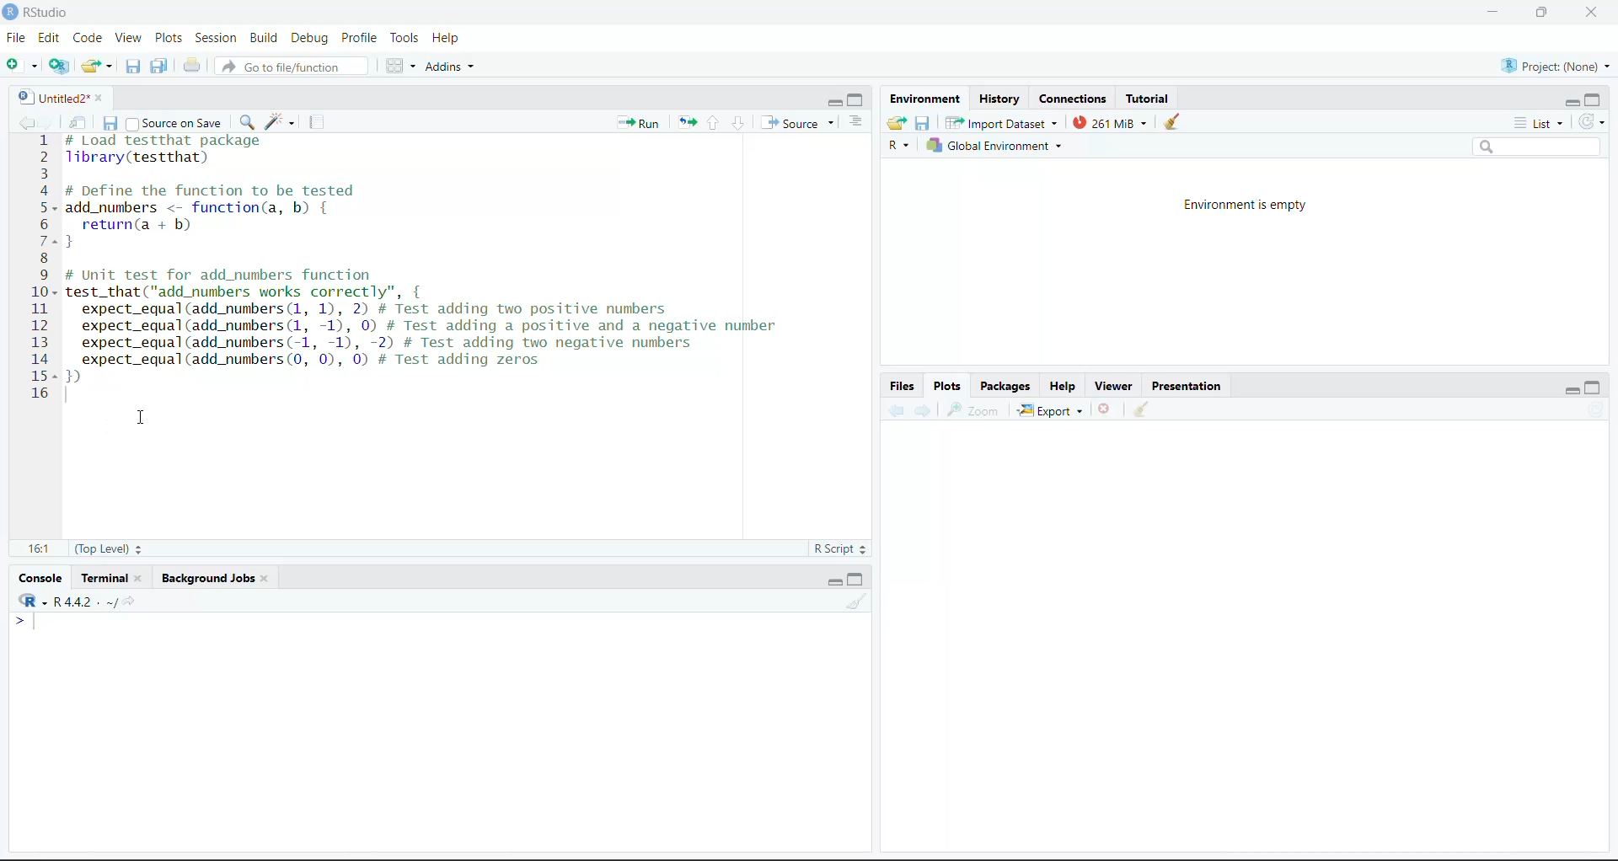 The image size is (1618, 861). Describe the element at coordinates (212, 218) in the screenshot. I see `# DeTine the Tunction to be tested

add_numbers <- function(a, b) {
return(a + b)

}` at that location.